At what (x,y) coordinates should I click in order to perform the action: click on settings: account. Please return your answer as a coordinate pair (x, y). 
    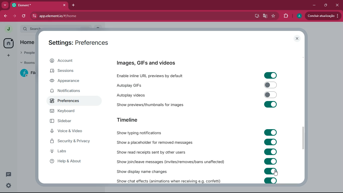
    Looking at the image, I should click on (79, 43).